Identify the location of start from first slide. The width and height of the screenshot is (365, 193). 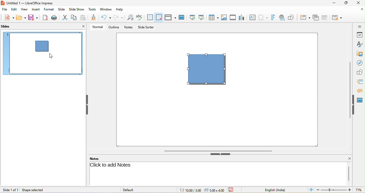
(192, 17).